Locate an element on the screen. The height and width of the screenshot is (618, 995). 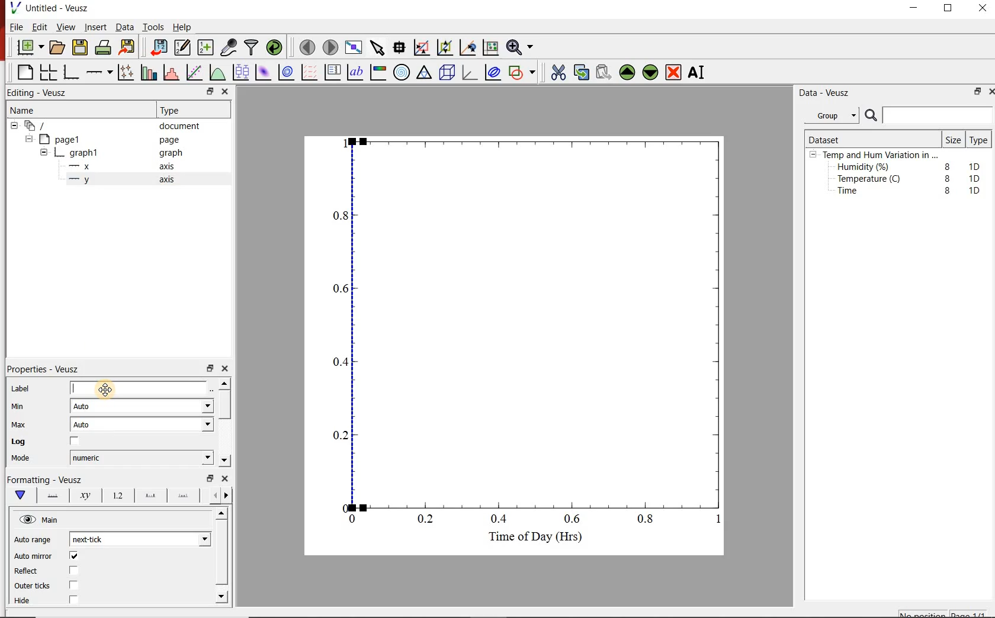
Auto is located at coordinates (88, 407).